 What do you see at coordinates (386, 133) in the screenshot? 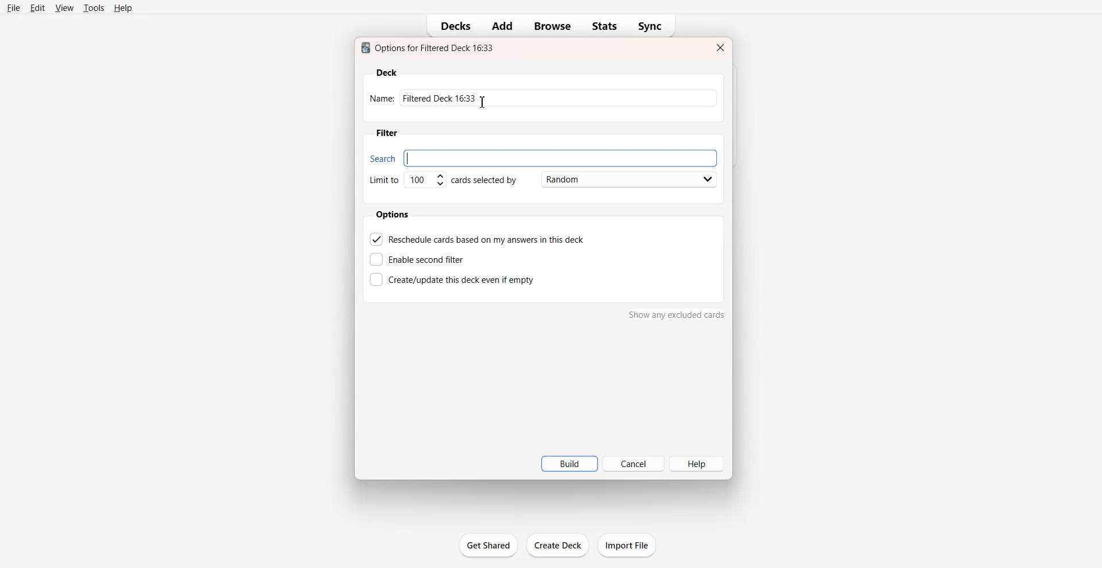
I see `Filter` at bounding box center [386, 133].